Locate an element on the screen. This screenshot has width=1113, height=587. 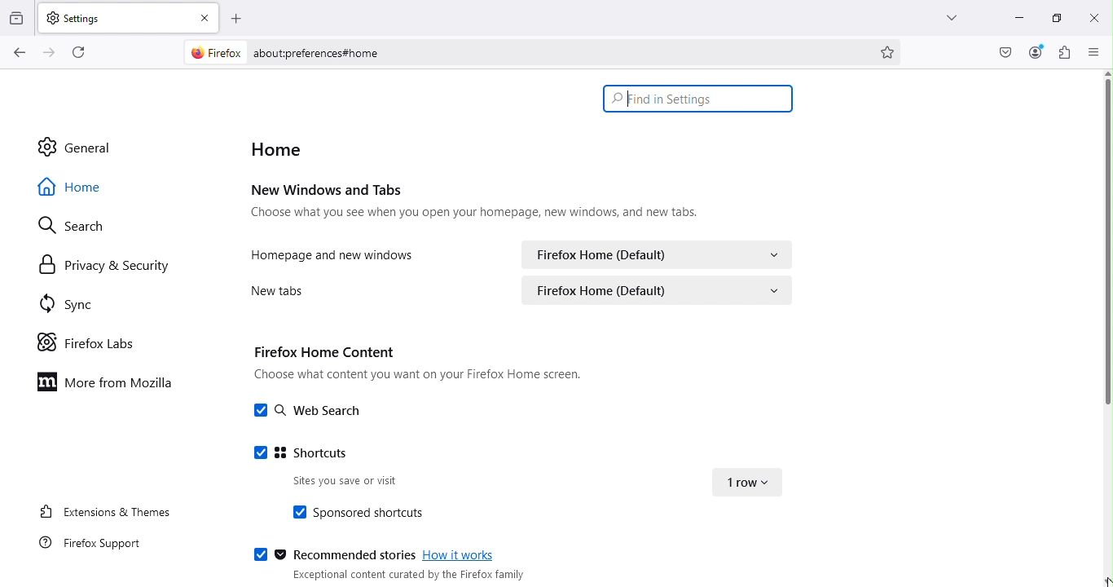
Go back one page is located at coordinates (18, 53).